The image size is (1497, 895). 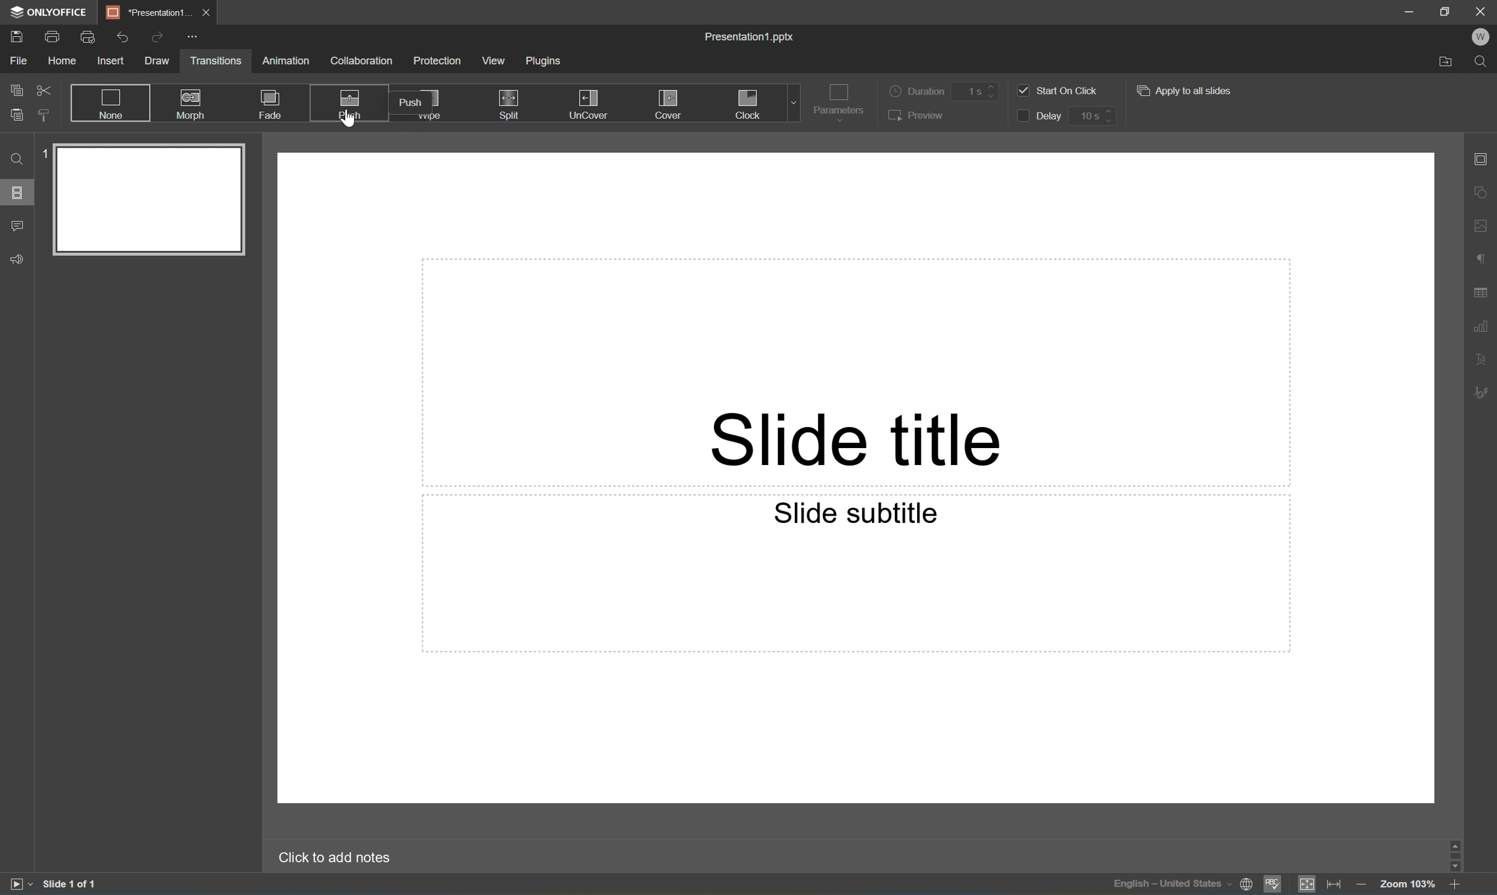 What do you see at coordinates (1486, 361) in the screenshot?
I see `Text art settings` at bounding box center [1486, 361].